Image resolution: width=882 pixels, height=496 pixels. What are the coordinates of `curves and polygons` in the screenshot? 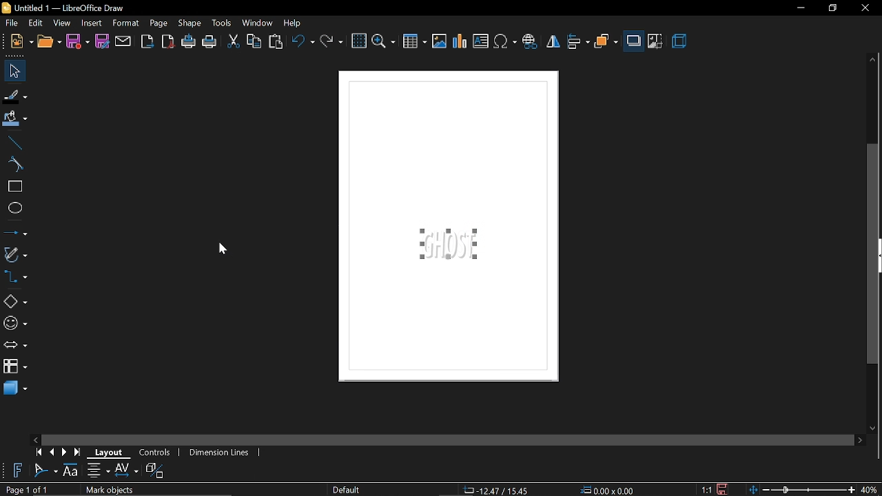 It's located at (15, 254).